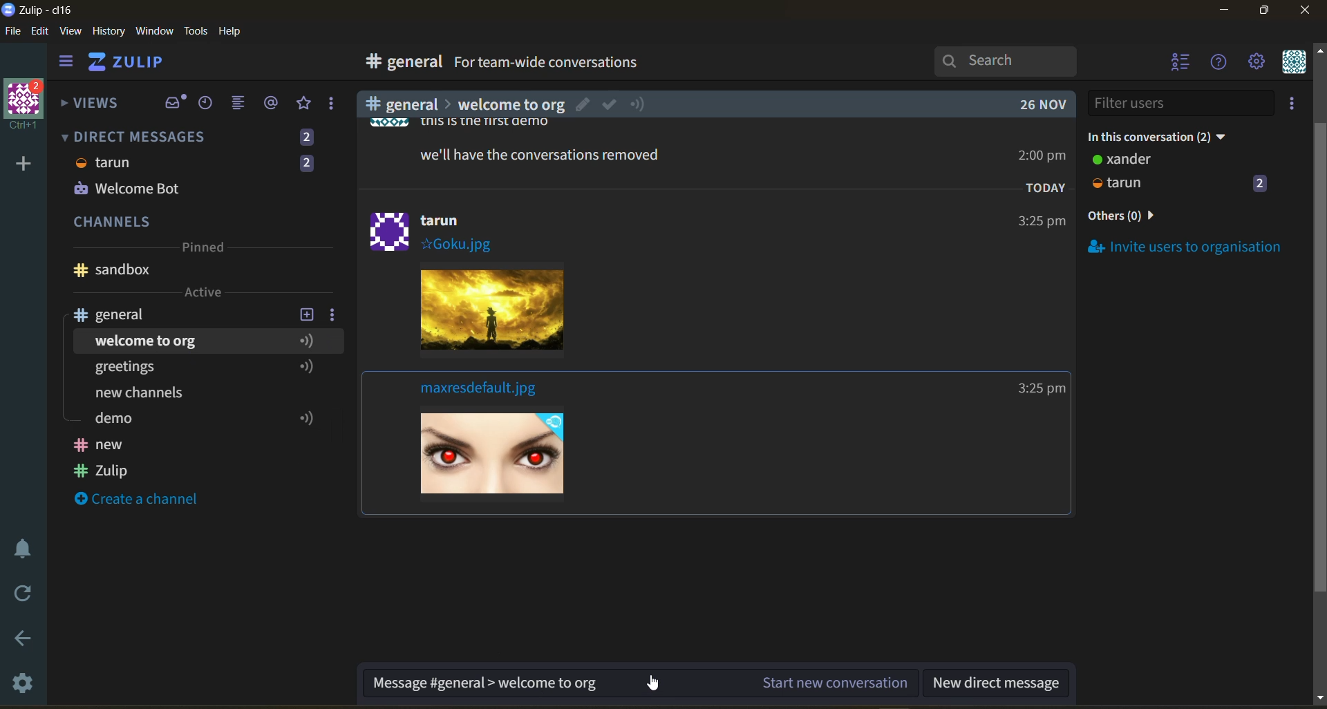 This screenshot has height=709, width=1327. Describe the element at coordinates (210, 104) in the screenshot. I see `recent conversations` at that location.